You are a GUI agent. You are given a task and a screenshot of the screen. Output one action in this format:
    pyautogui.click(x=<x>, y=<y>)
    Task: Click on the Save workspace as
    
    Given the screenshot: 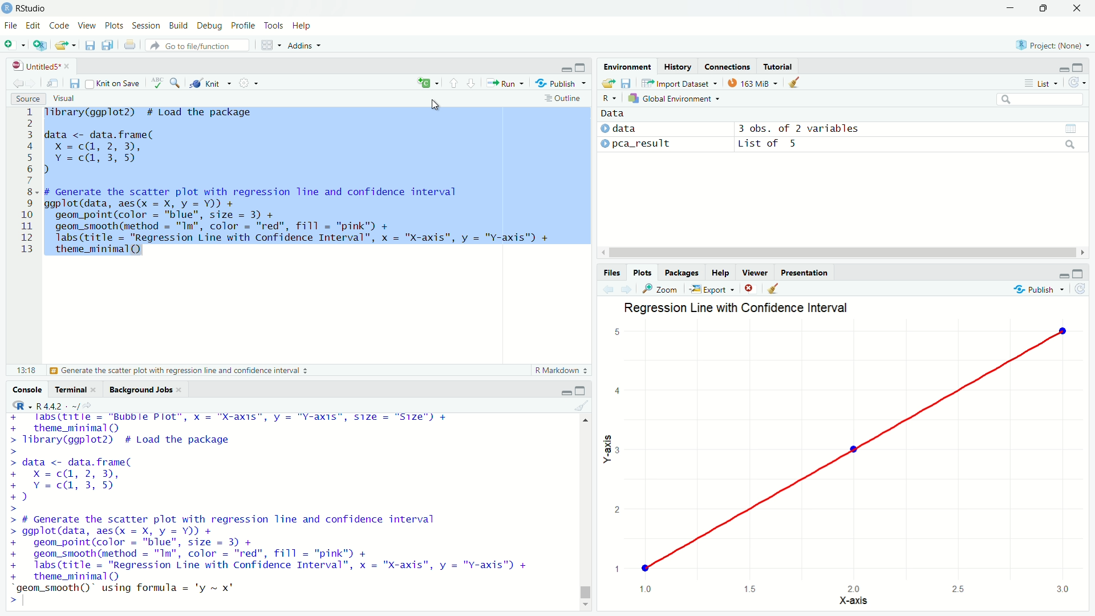 What is the action you would take?
    pyautogui.click(x=626, y=82)
    